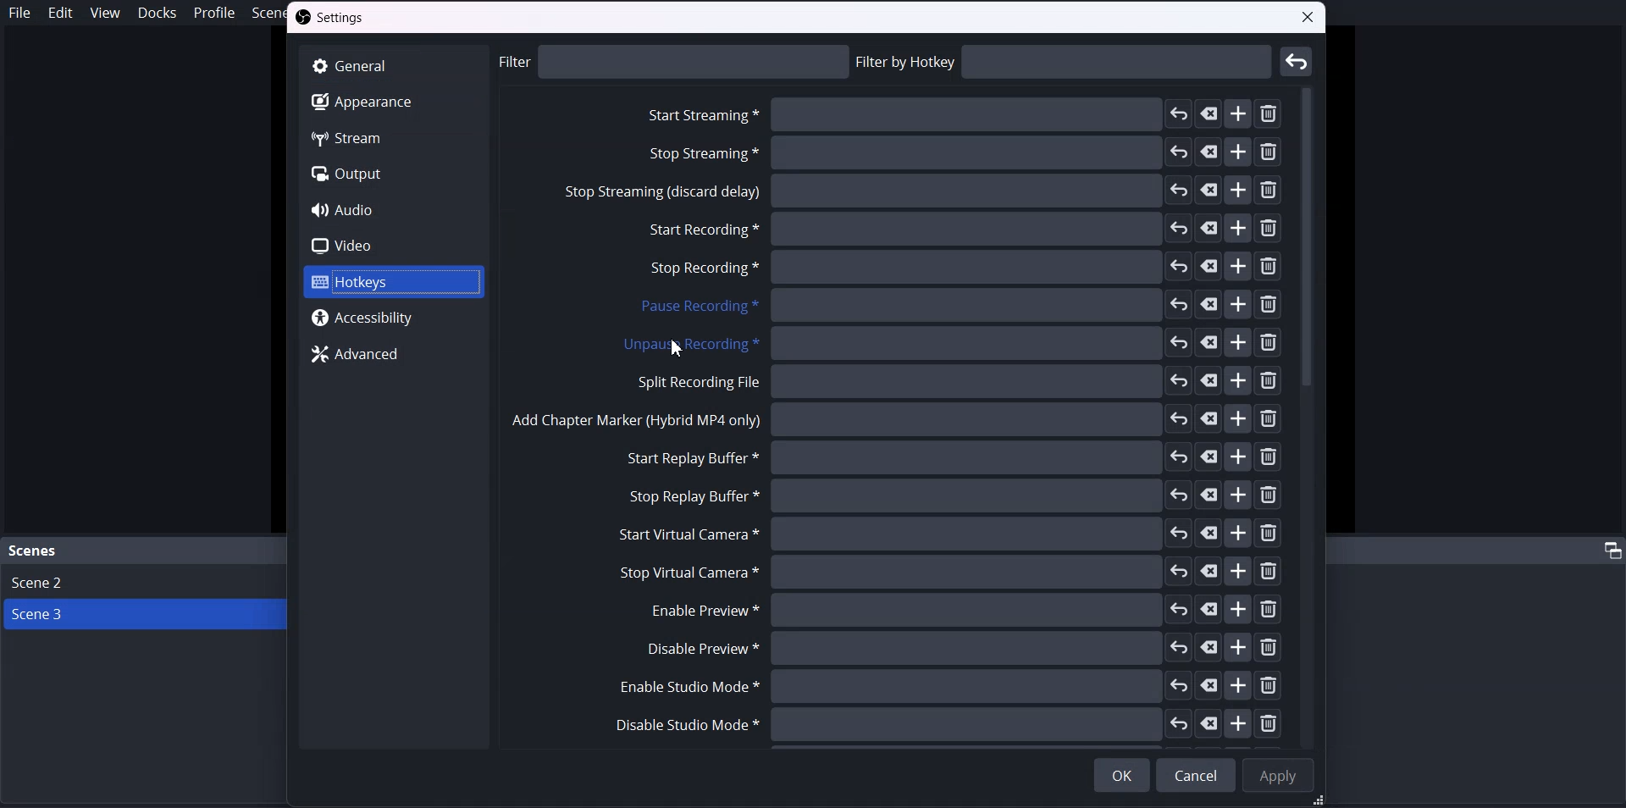 This screenshot has height=808, width=1626. I want to click on Start reply buffer, so click(950, 457).